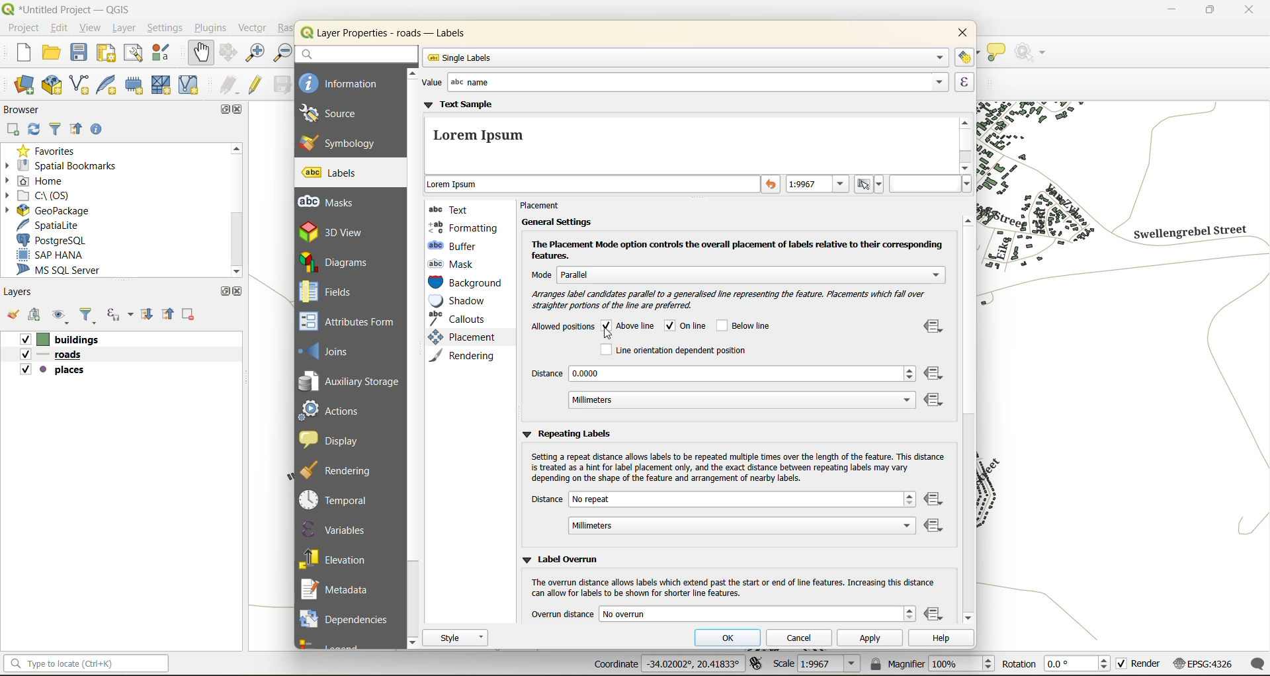 This screenshot has width=1270, height=676. Describe the element at coordinates (736, 298) in the screenshot. I see `label candidates preferable arrangement` at that location.